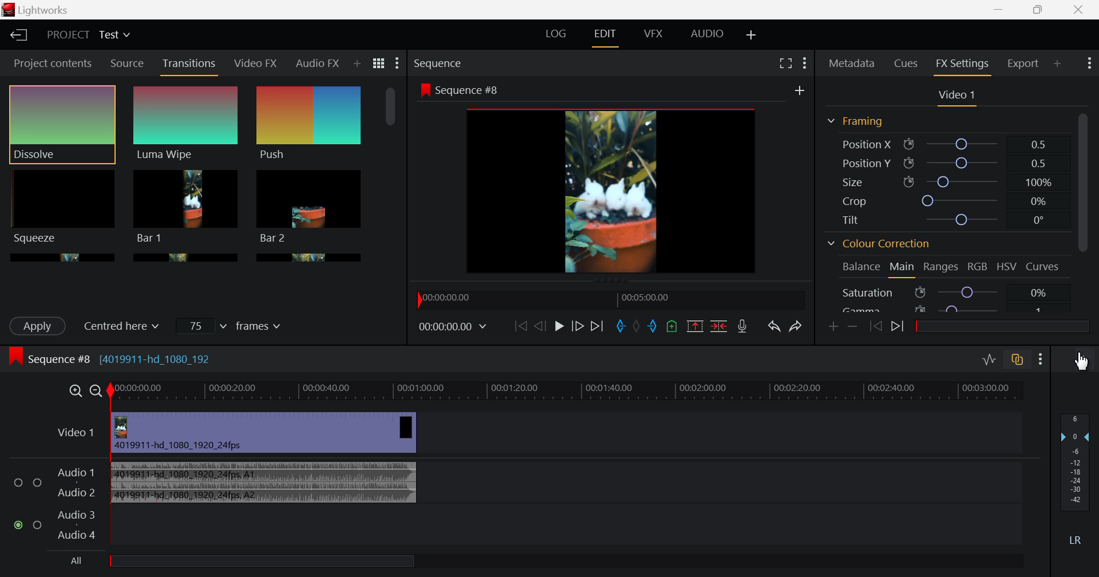  What do you see at coordinates (1017, 361) in the screenshot?
I see `toggle auto track sync` at bounding box center [1017, 361].